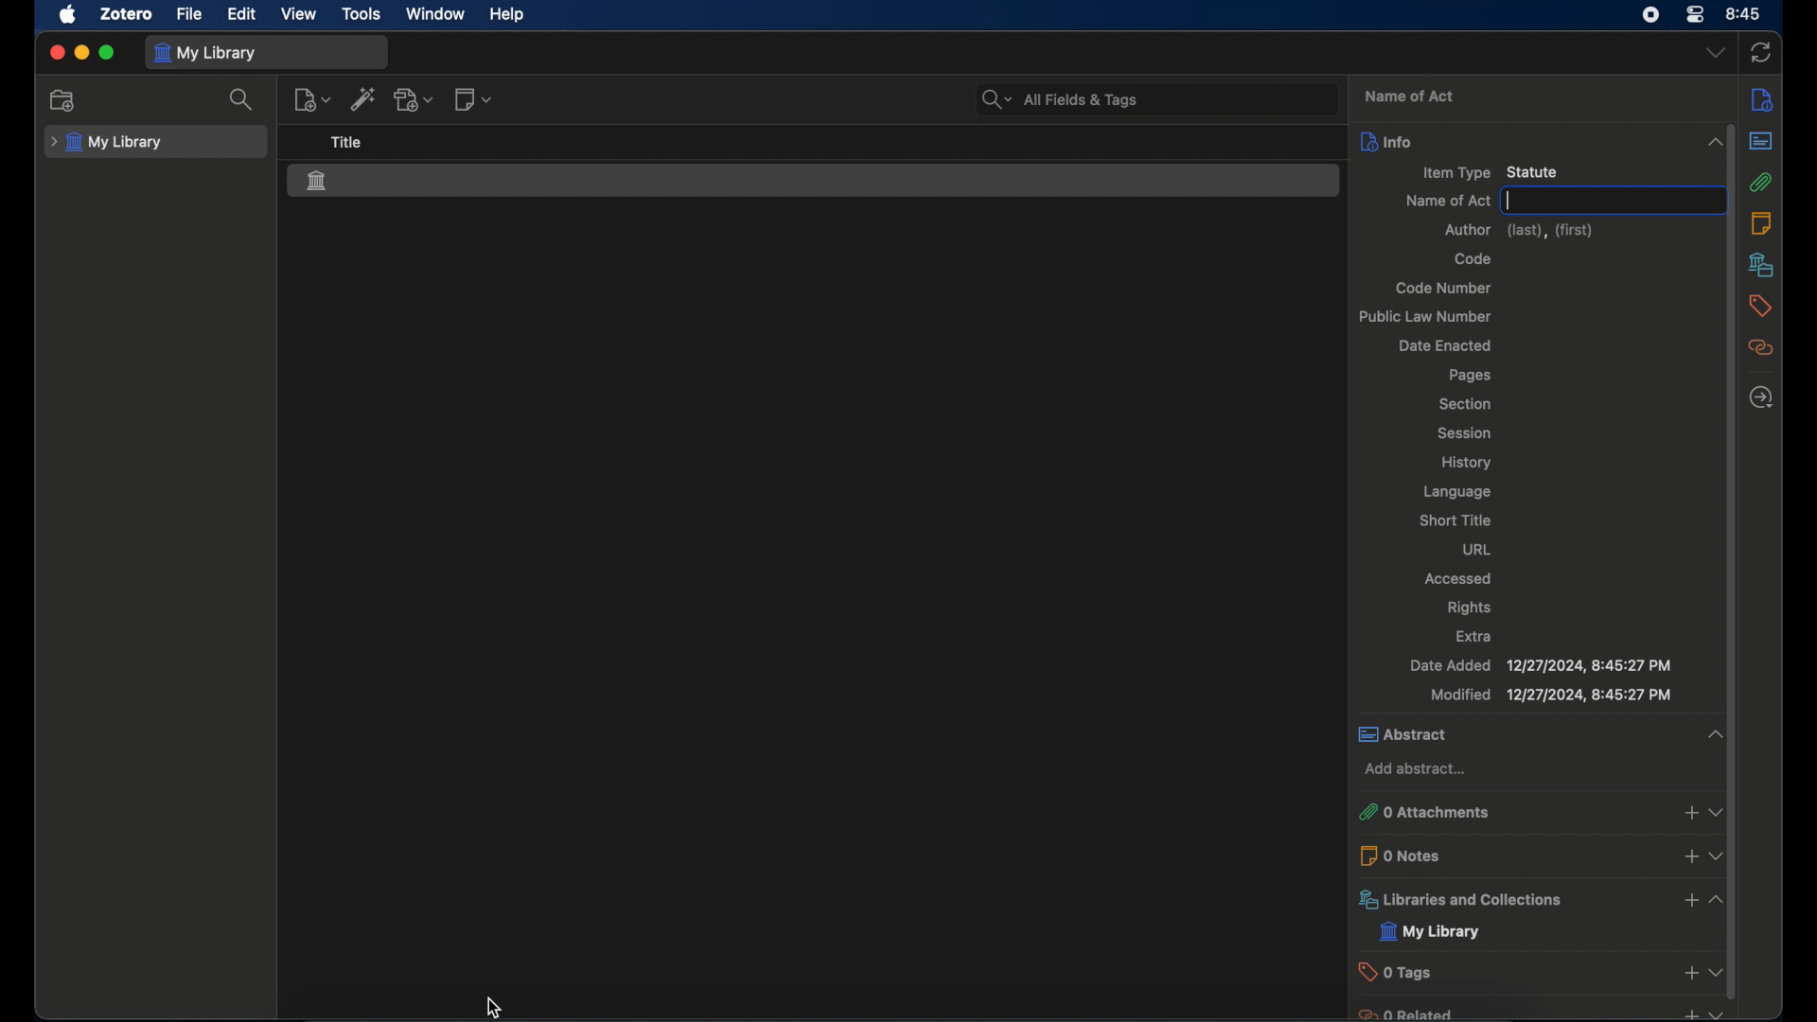 The height and width of the screenshot is (1022, 1817). What do you see at coordinates (1714, 54) in the screenshot?
I see `dropdown` at bounding box center [1714, 54].